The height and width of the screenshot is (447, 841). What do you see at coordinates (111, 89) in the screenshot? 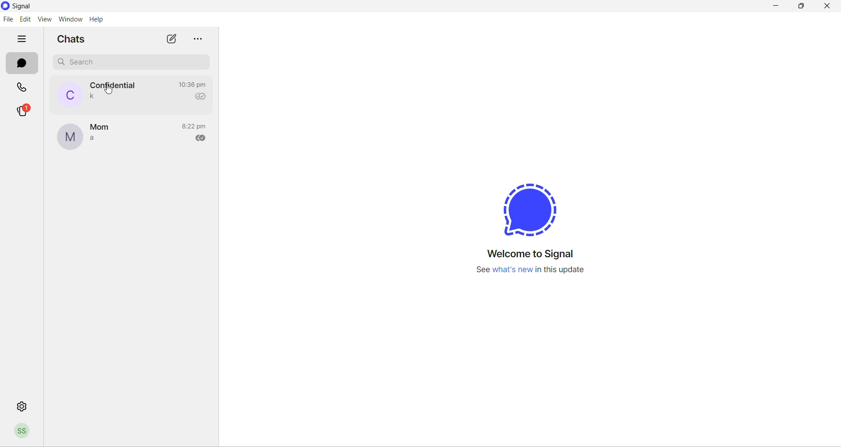
I see `cursor` at bounding box center [111, 89].